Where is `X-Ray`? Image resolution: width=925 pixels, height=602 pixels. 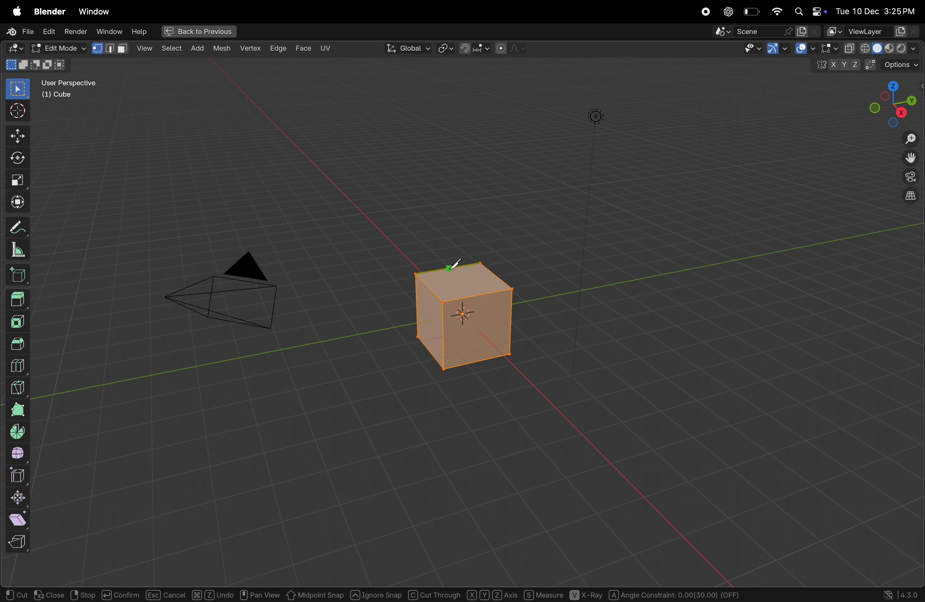 X-Ray is located at coordinates (586, 595).